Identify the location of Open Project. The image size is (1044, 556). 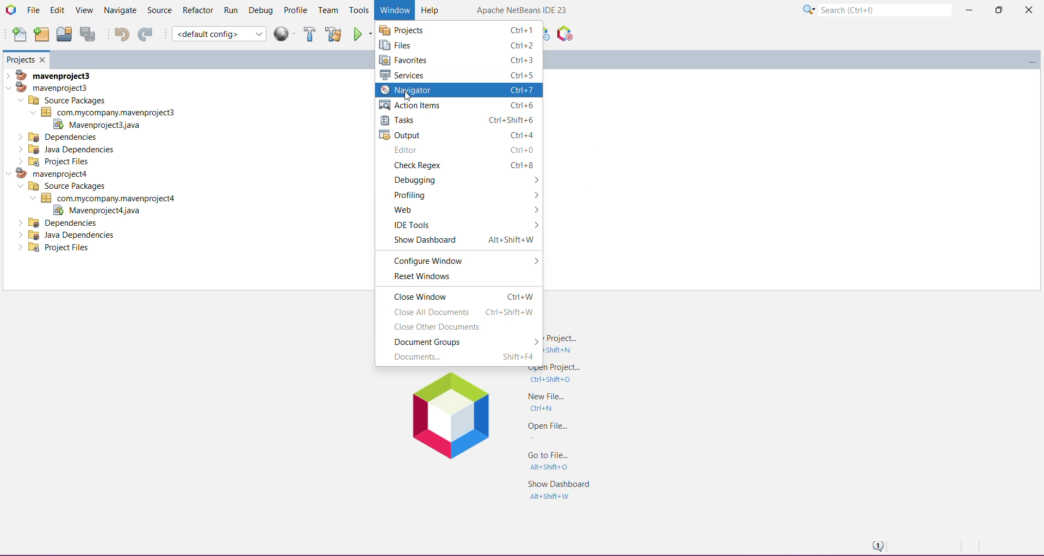
(64, 34).